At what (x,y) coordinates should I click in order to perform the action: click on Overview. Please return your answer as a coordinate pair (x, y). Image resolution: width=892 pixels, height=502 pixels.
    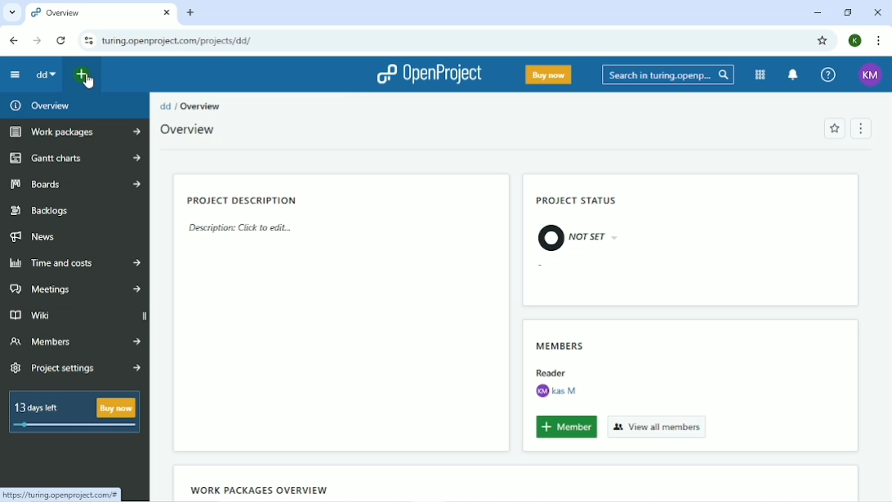
    Looking at the image, I should click on (42, 105).